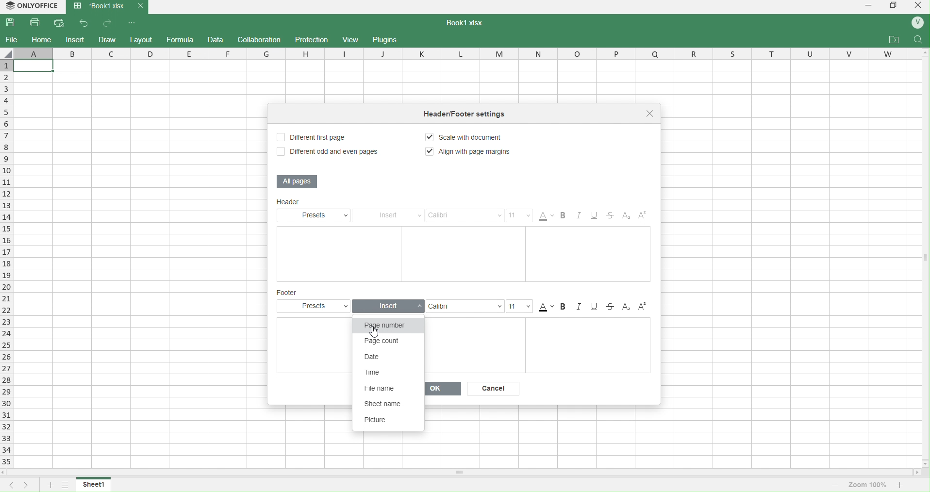 This screenshot has height=492, width=930. I want to click on minimize, so click(867, 7).